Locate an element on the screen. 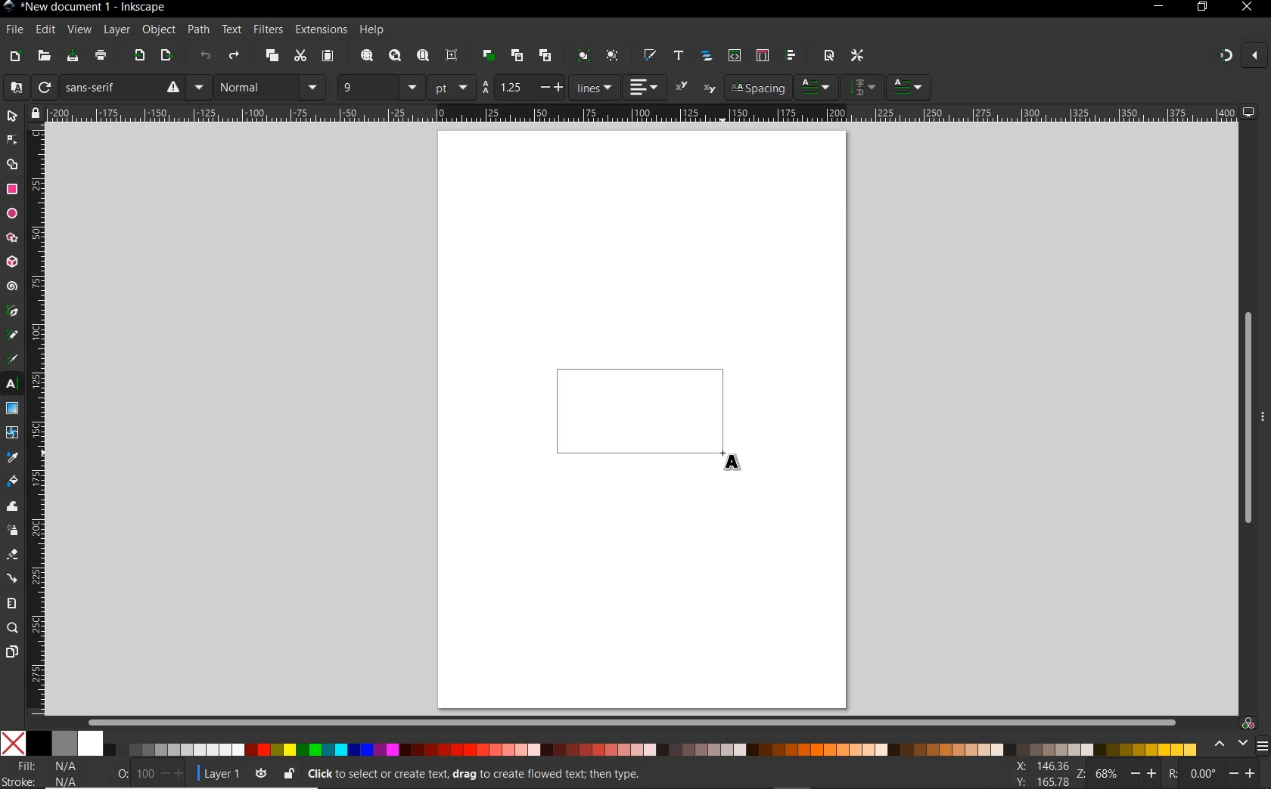  hide is located at coordinates (1263, 414).